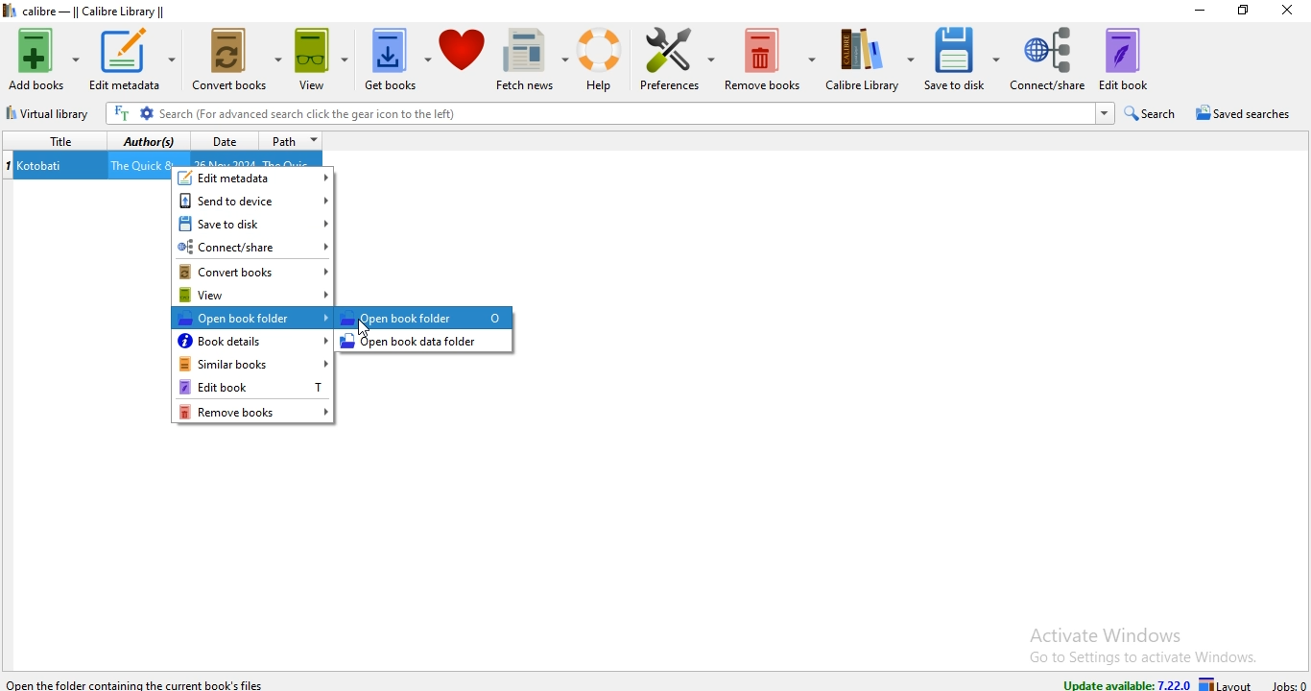 The image size is (1311, 691). I want to click on remove books, so click(770, 58).